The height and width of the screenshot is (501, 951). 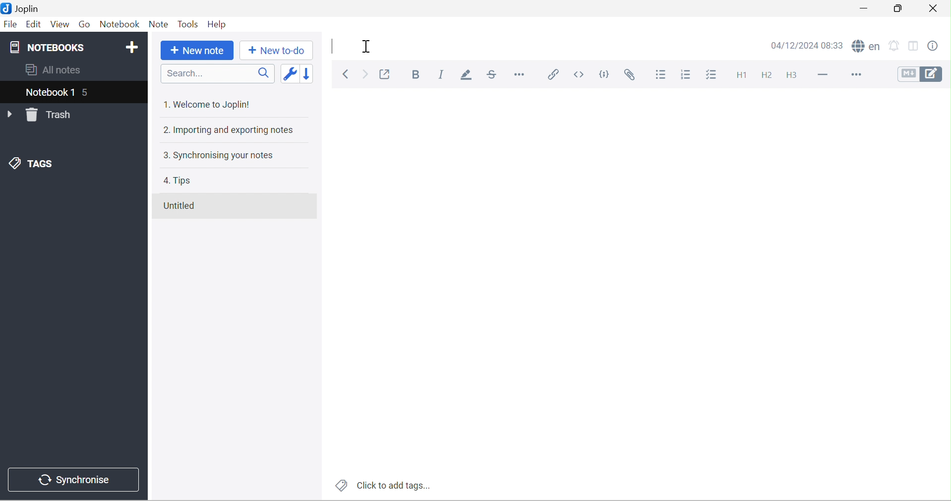 I want to click on New to-do, so click(x=280, y=51).